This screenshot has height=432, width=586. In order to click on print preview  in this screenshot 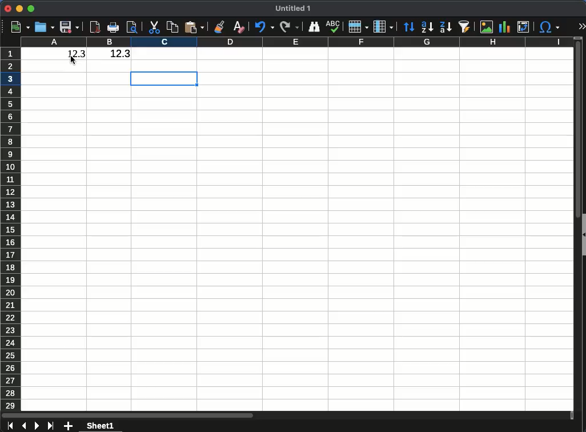, I will do `click(132, 28)`.